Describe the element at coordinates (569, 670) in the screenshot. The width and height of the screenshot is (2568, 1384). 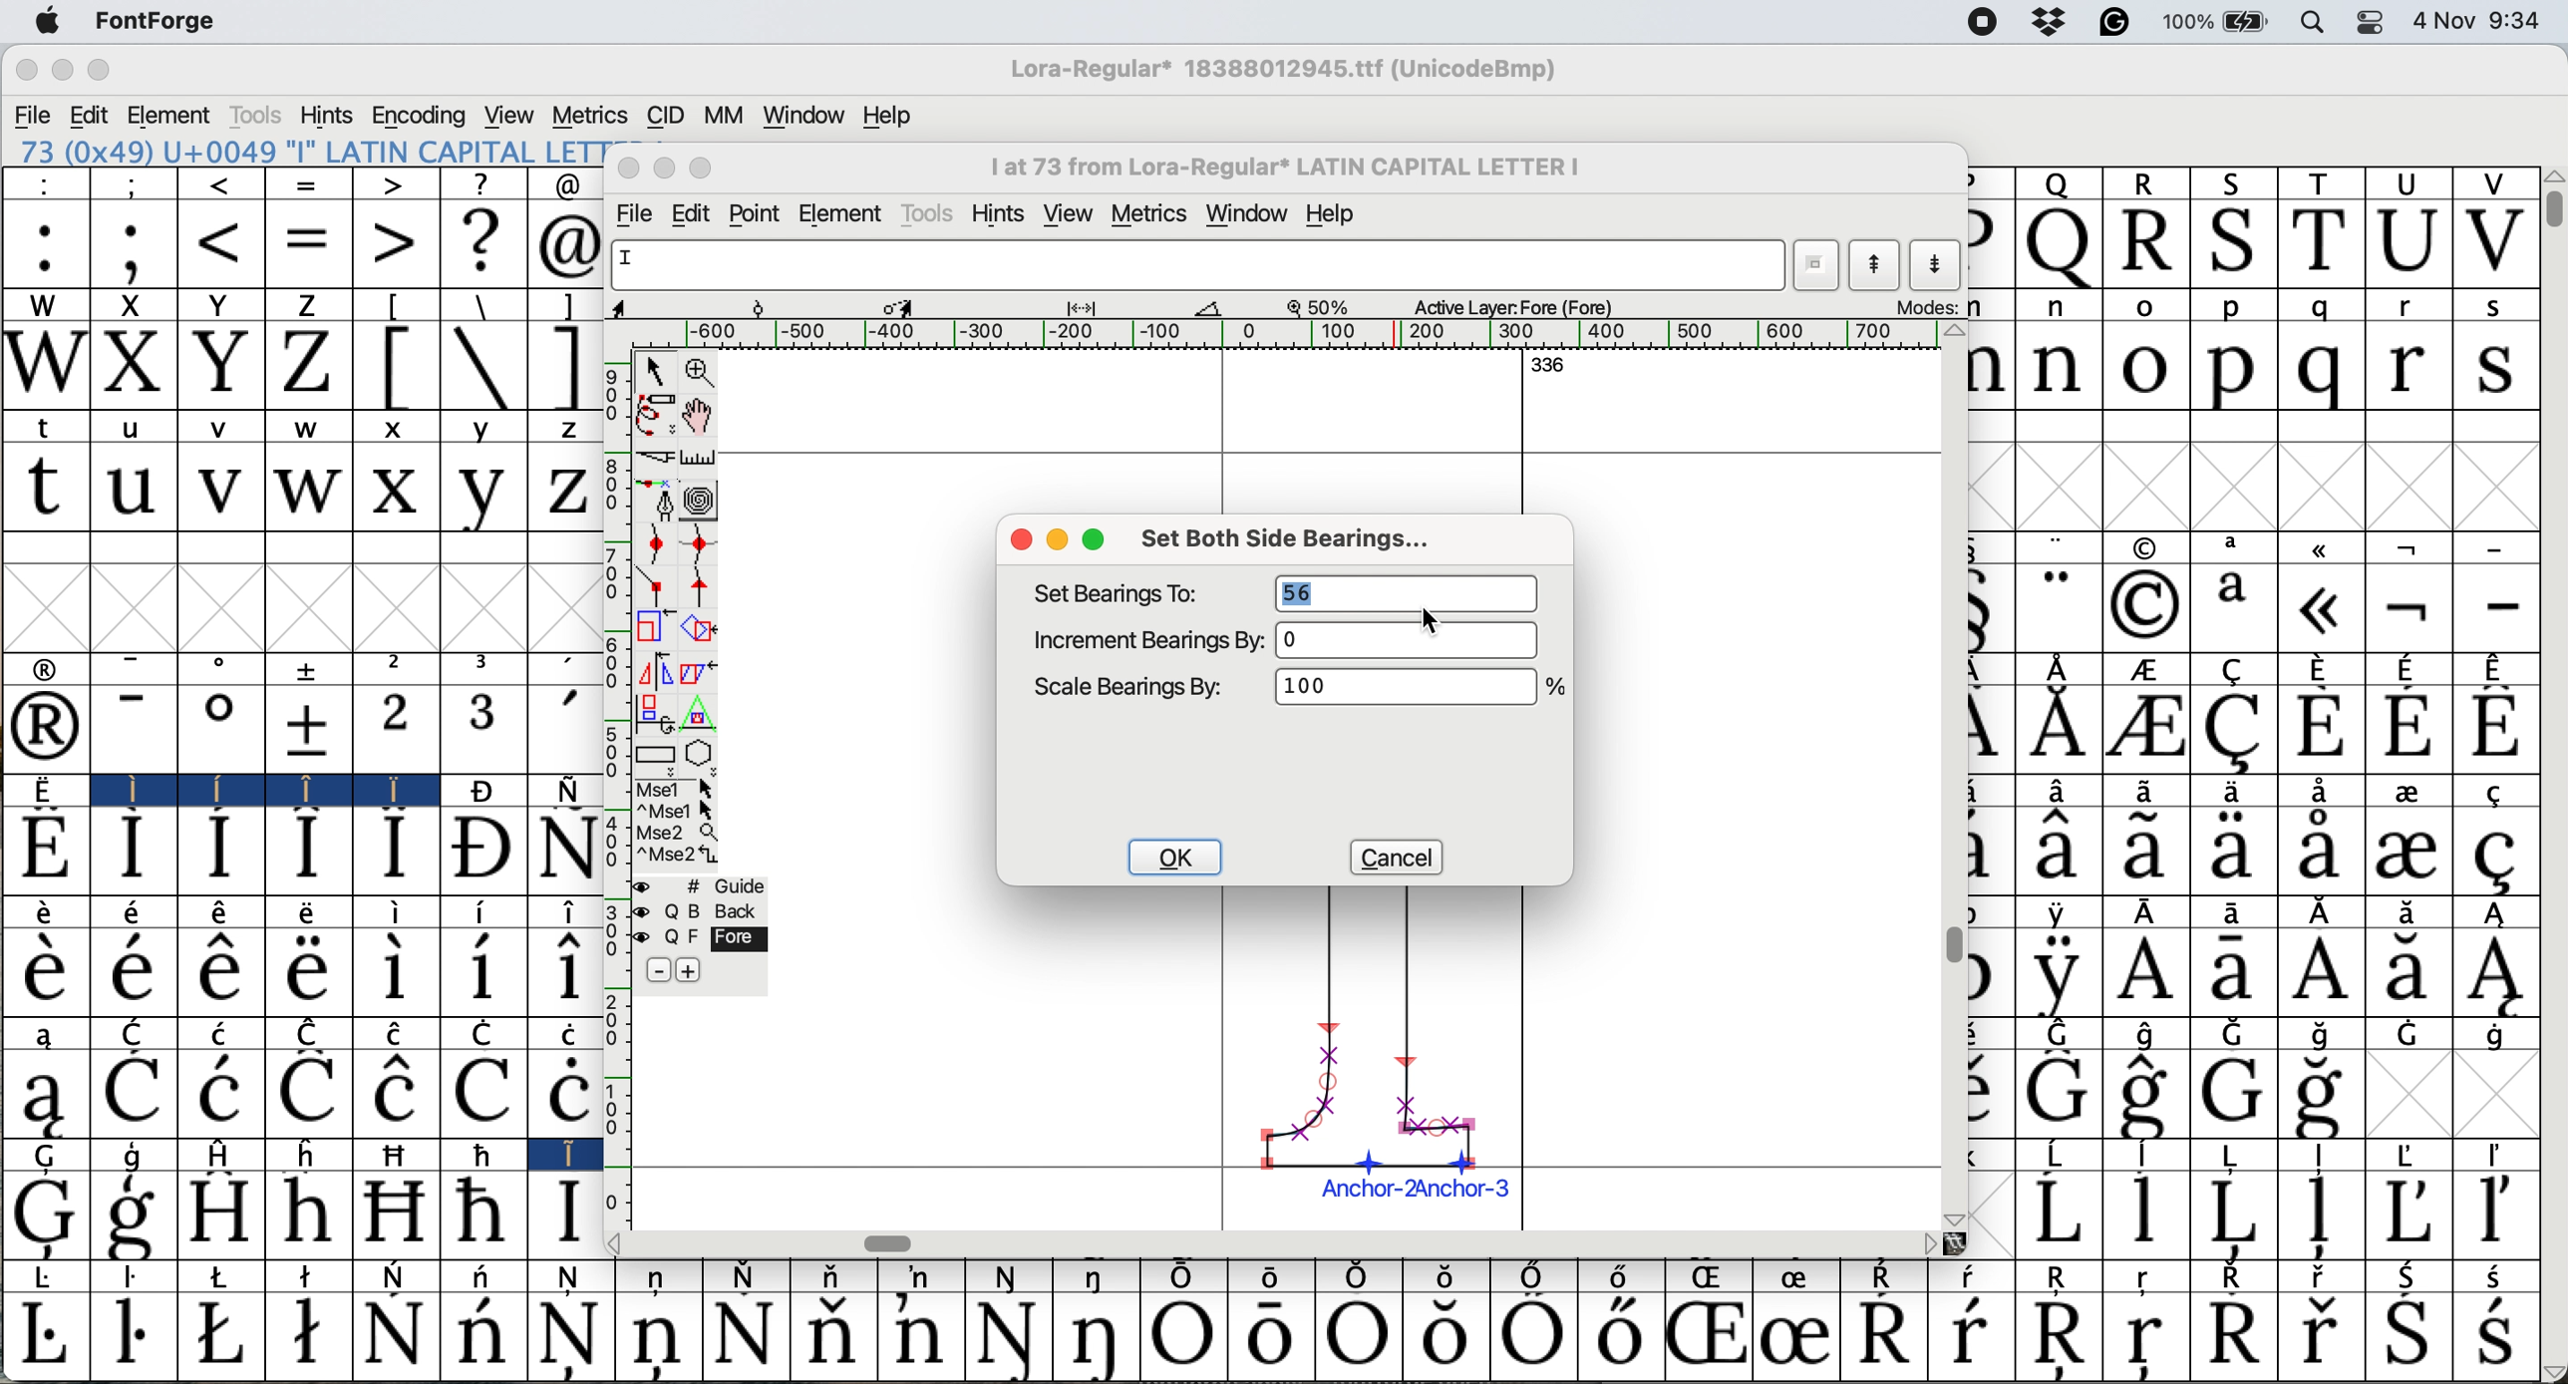
I see `,` at that location.